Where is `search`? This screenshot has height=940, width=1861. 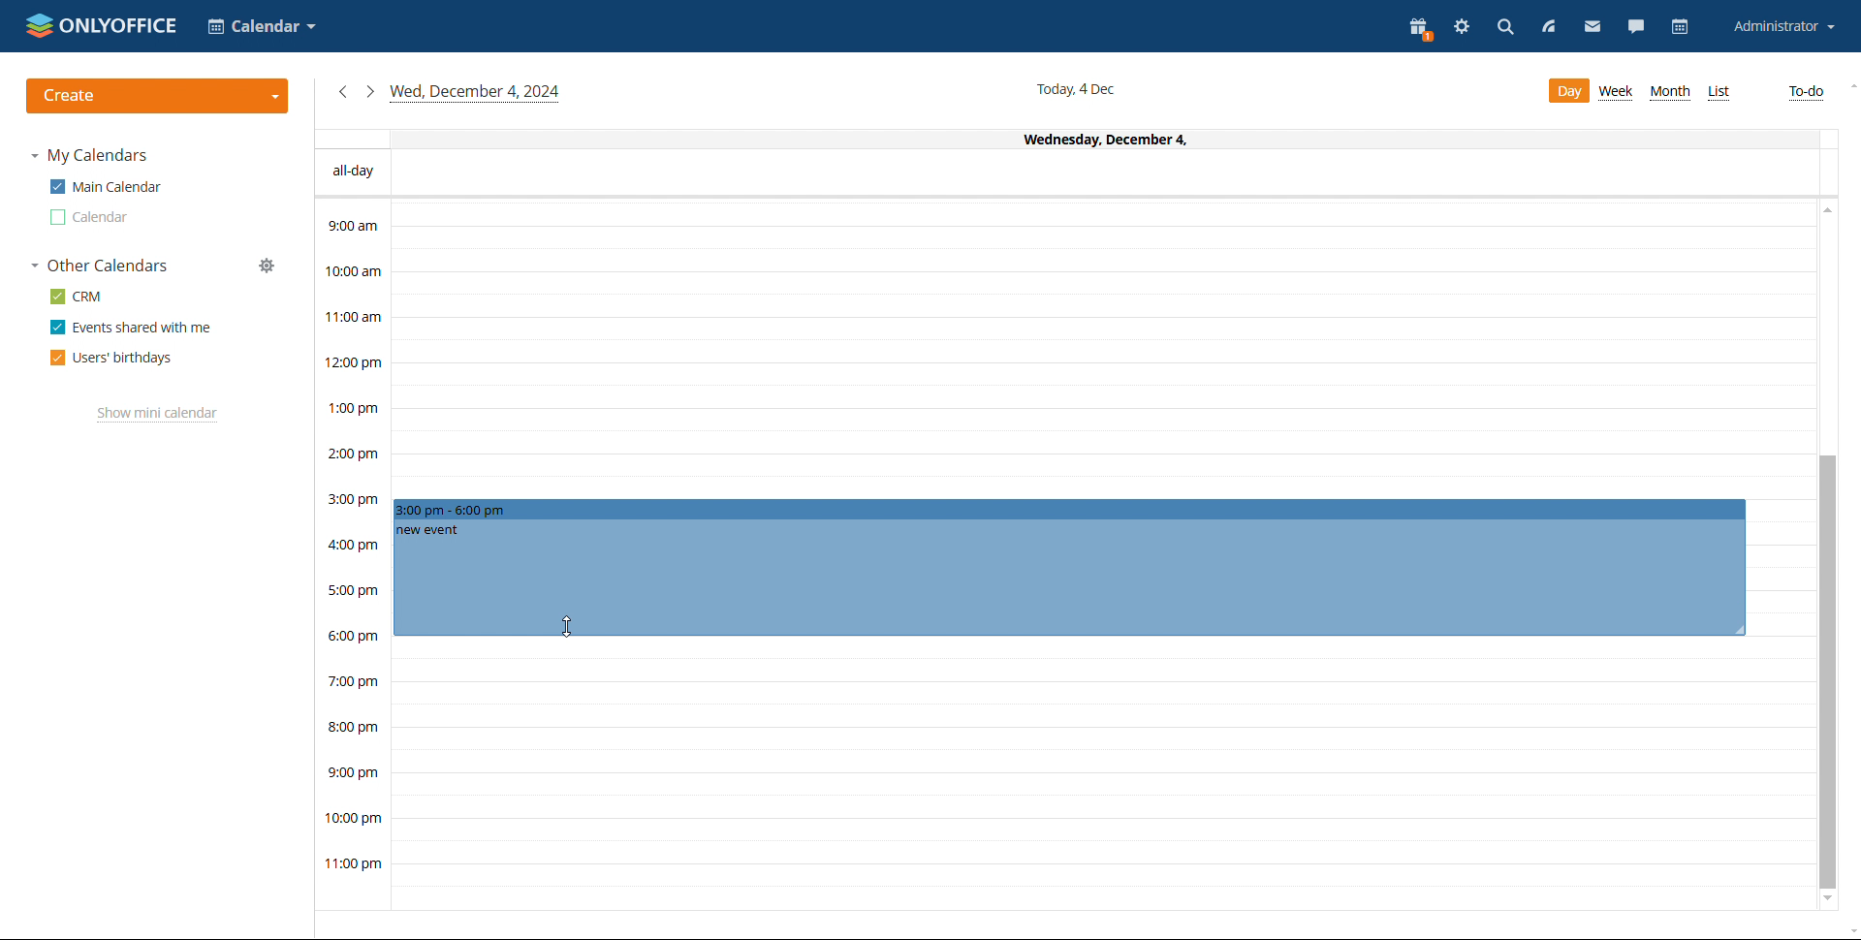 search is located at coordinates (1505, 30).